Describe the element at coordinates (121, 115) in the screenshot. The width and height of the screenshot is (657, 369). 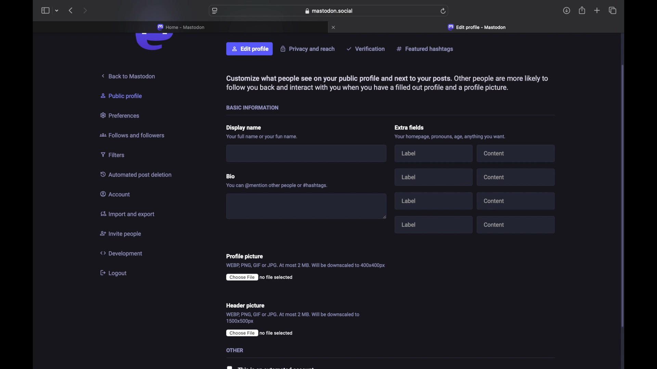
I see `preferences` at that location.